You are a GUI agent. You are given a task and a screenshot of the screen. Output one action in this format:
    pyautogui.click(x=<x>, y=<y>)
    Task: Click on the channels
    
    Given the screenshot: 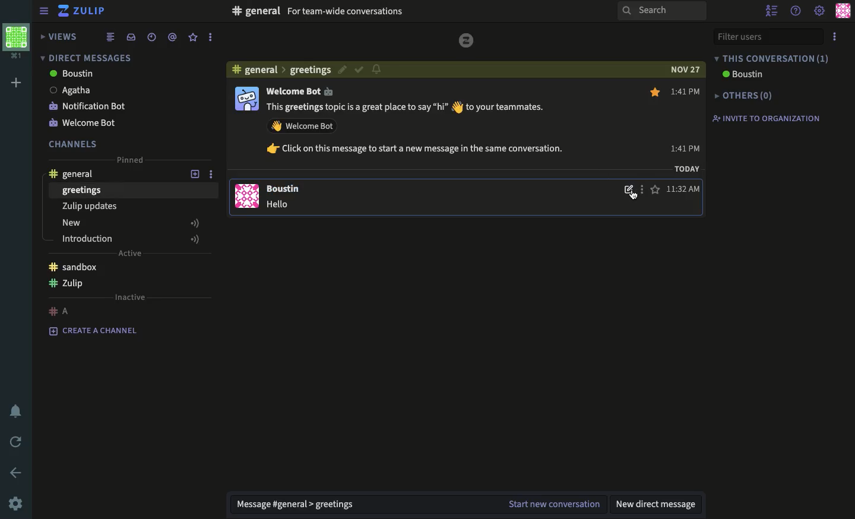 What is the action you would take?
    pyautogui.click(x=74, y=143)
    